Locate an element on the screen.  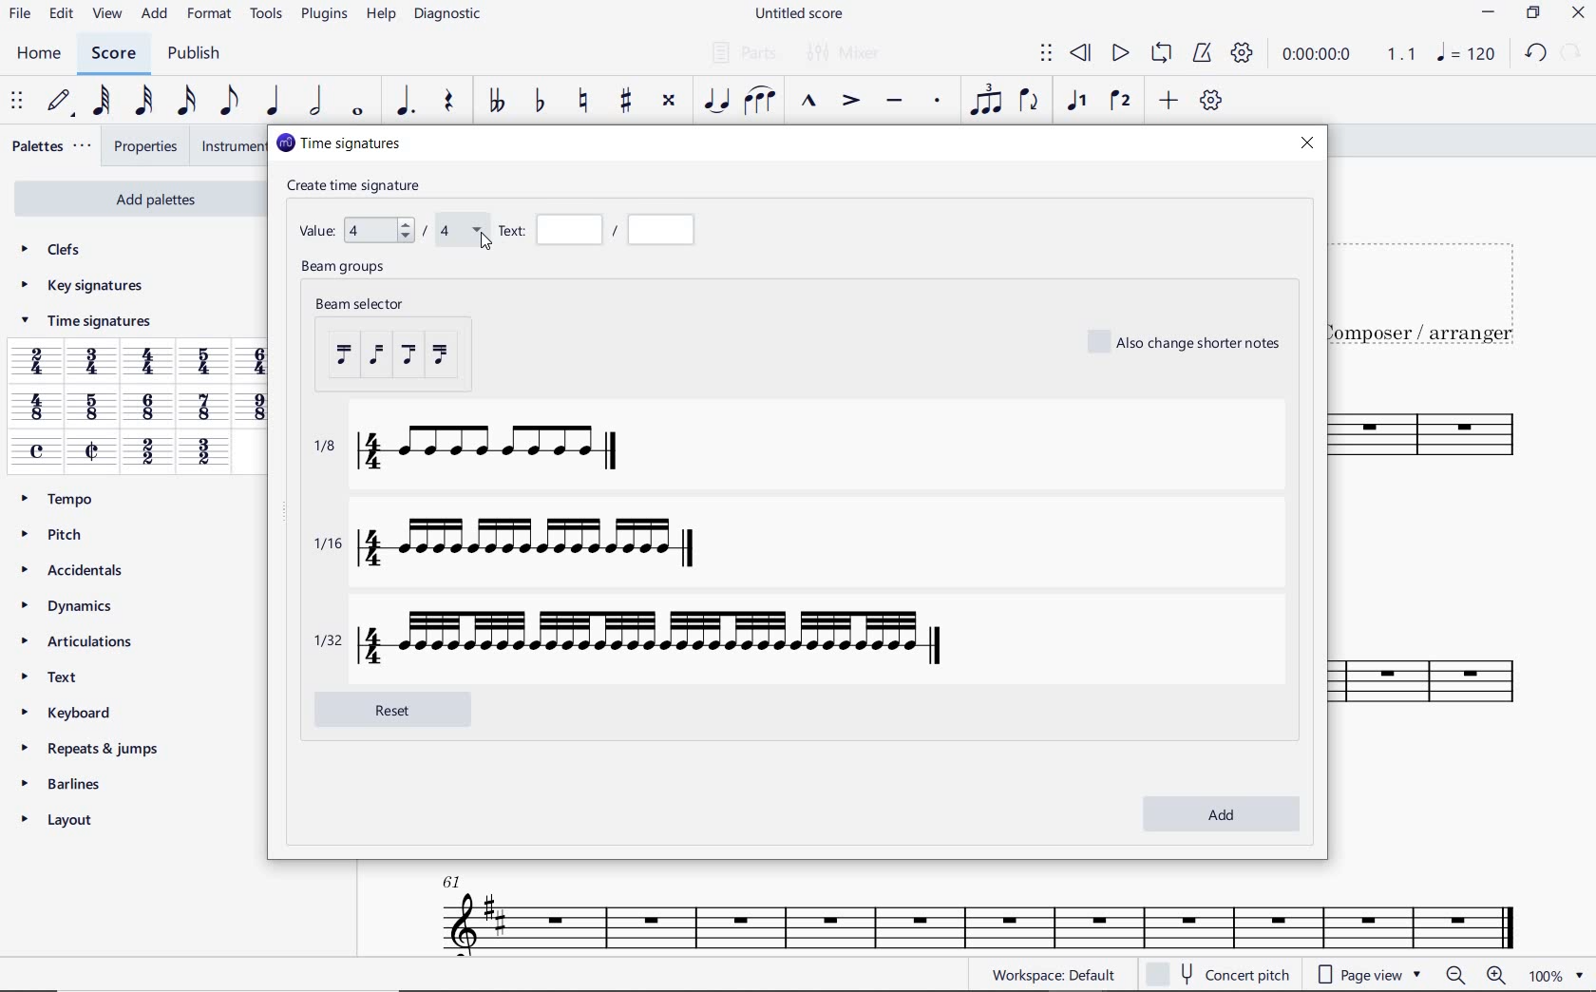
TUPLET is located at coordinates (984, 102).